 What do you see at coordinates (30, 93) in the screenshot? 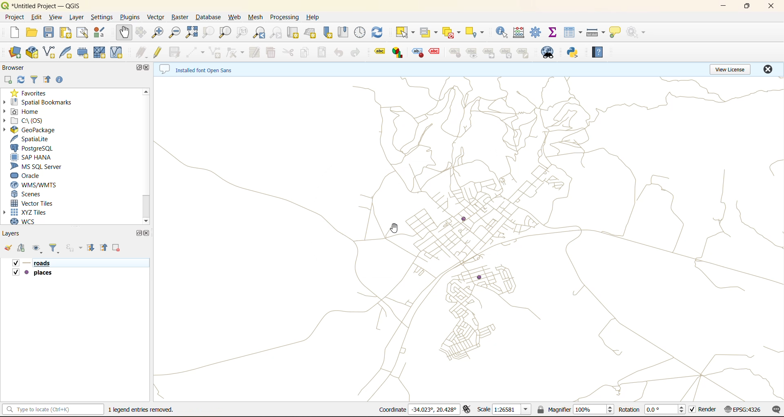
I see `favorites` at bounding box center [30, 93].